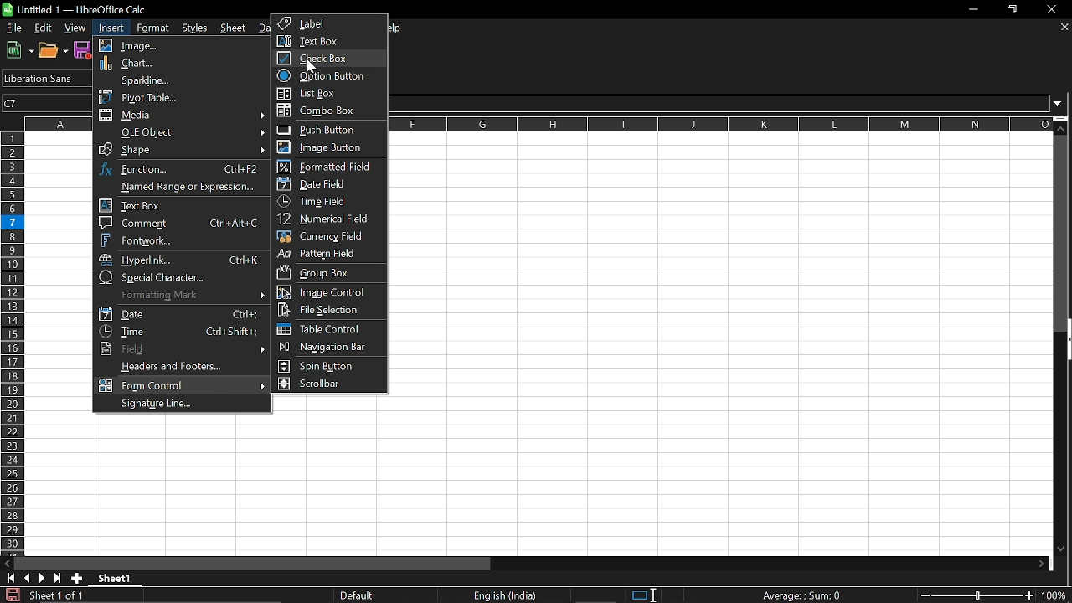 The image size is (1072, 603). I want to click on Rows, so click(12, 343).